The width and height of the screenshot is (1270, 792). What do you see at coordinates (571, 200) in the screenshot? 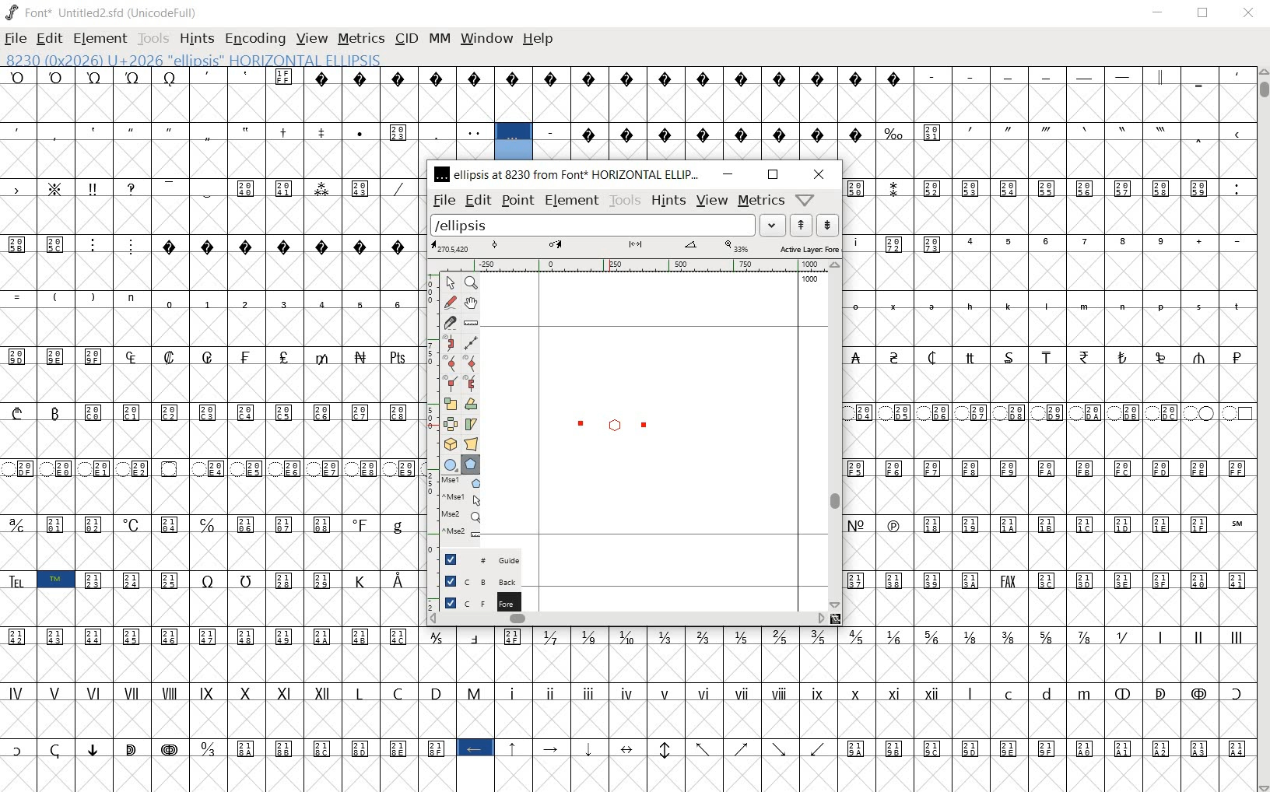
I see `element` at bounding box center [571, 200].